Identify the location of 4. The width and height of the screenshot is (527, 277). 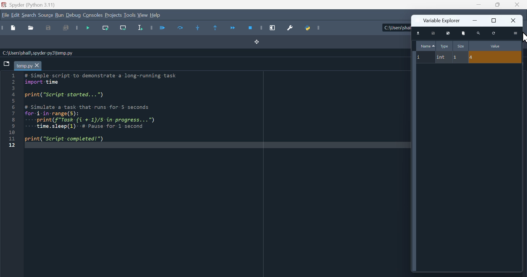
(495, 57).